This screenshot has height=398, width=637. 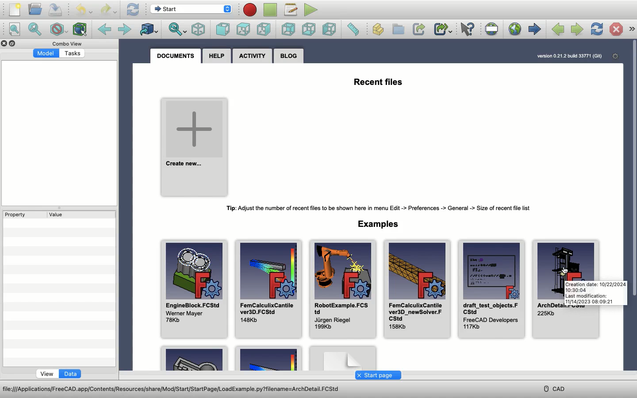 I want to click on New, so click(x=15, y=9).